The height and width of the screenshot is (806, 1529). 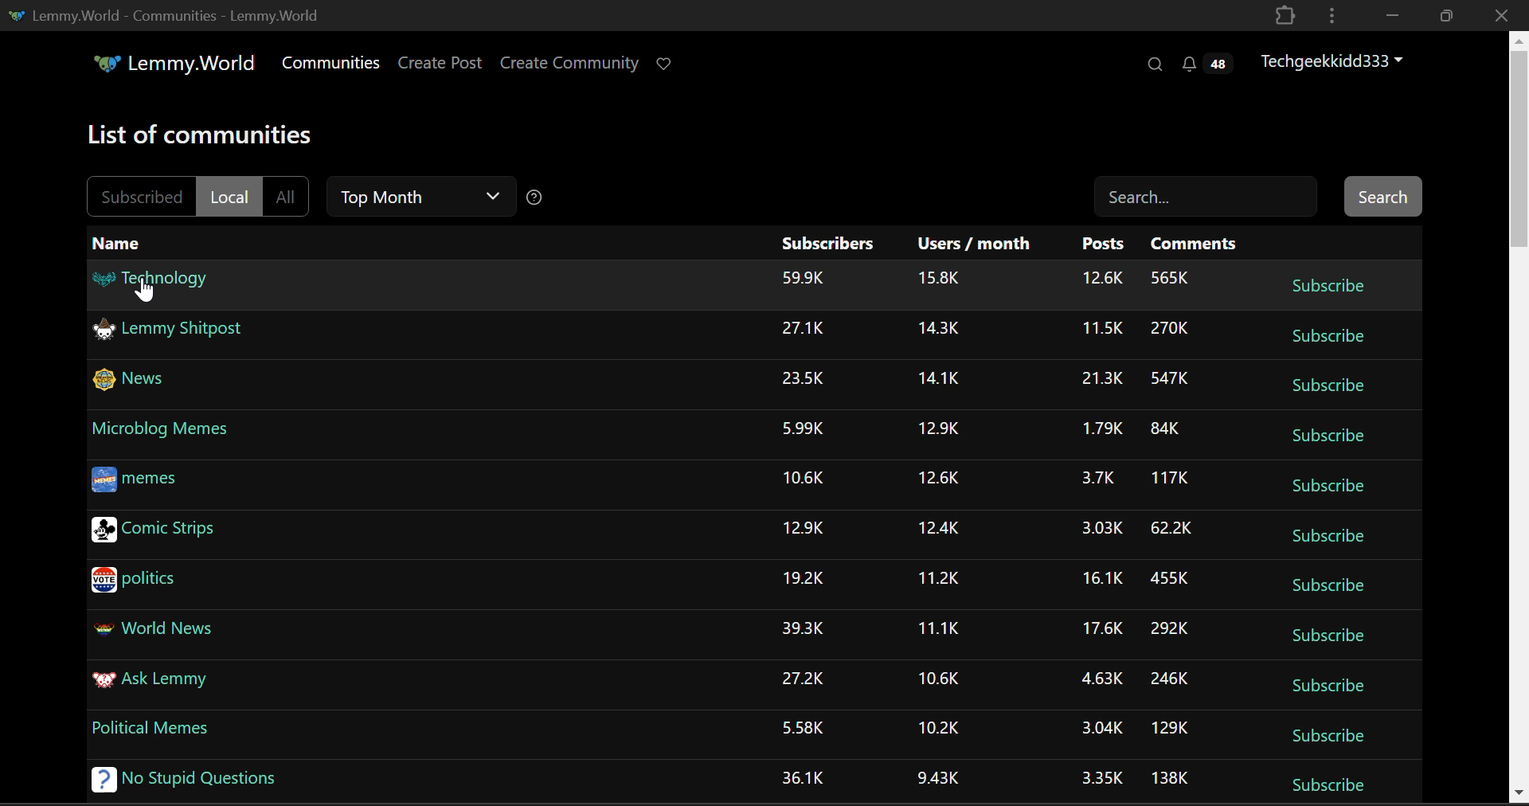 What do you see at coordinates (801, 778) in the screenshot?
I see `Amount` at bounding box center [801, 778].